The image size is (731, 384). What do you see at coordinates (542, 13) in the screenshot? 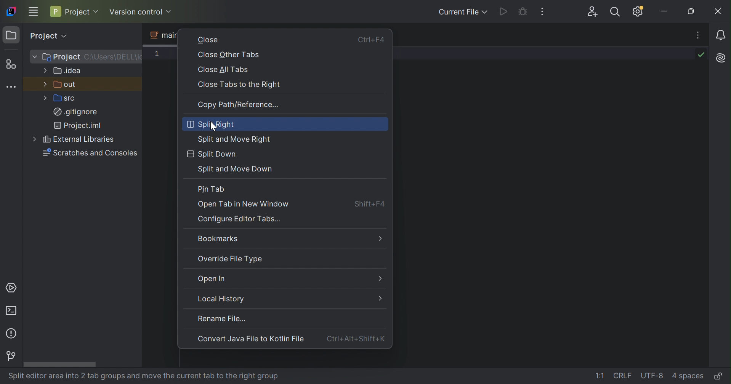
I see `More actions` at bounding box center [542, 13].